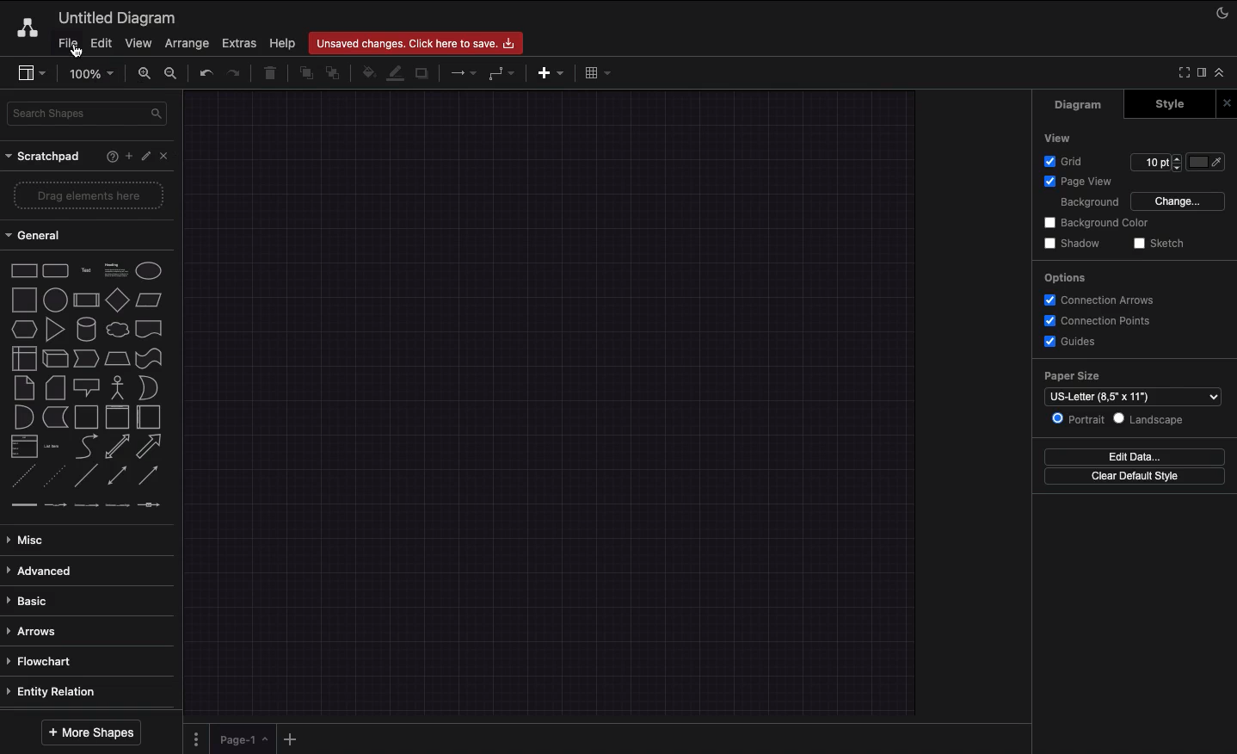  Describe the element at coordinates (118, 17) in the screenshot. I see `Untitled diagram` at that location.